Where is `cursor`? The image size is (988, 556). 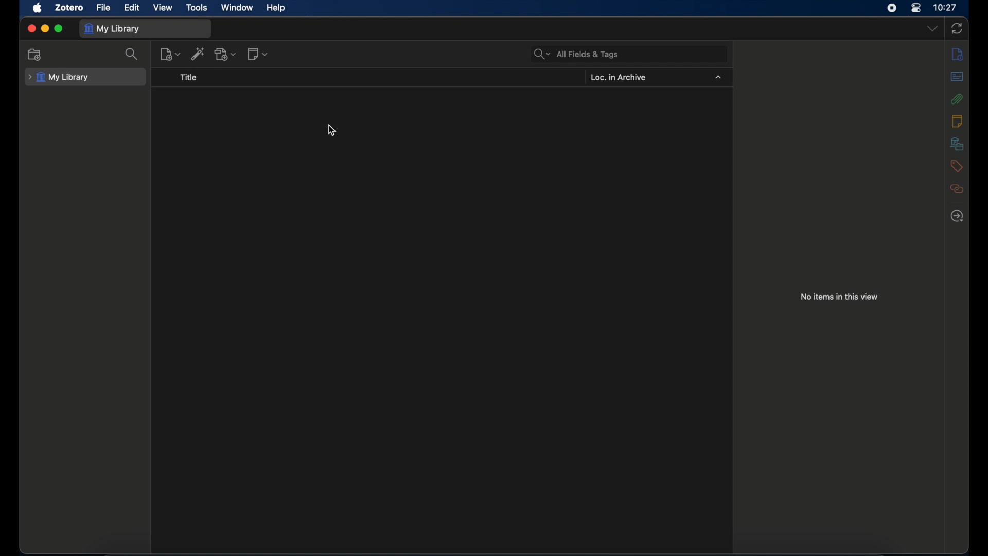 cursor is located at coordinates (332, 131).